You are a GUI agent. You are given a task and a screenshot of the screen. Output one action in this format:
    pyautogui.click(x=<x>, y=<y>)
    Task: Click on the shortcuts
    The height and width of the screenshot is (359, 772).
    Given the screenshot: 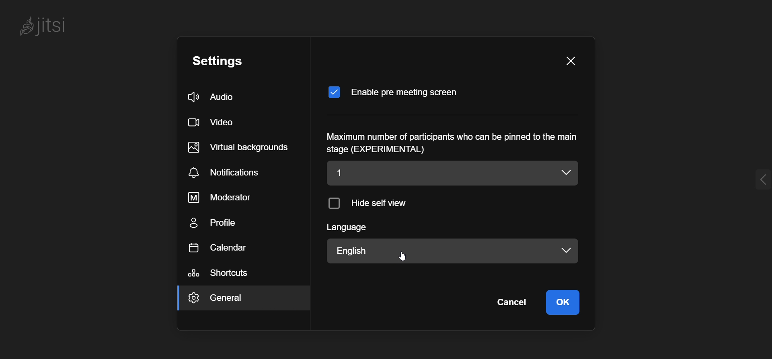 What is the action you would take?
    pyautogui.click(x=223, y=273)
    